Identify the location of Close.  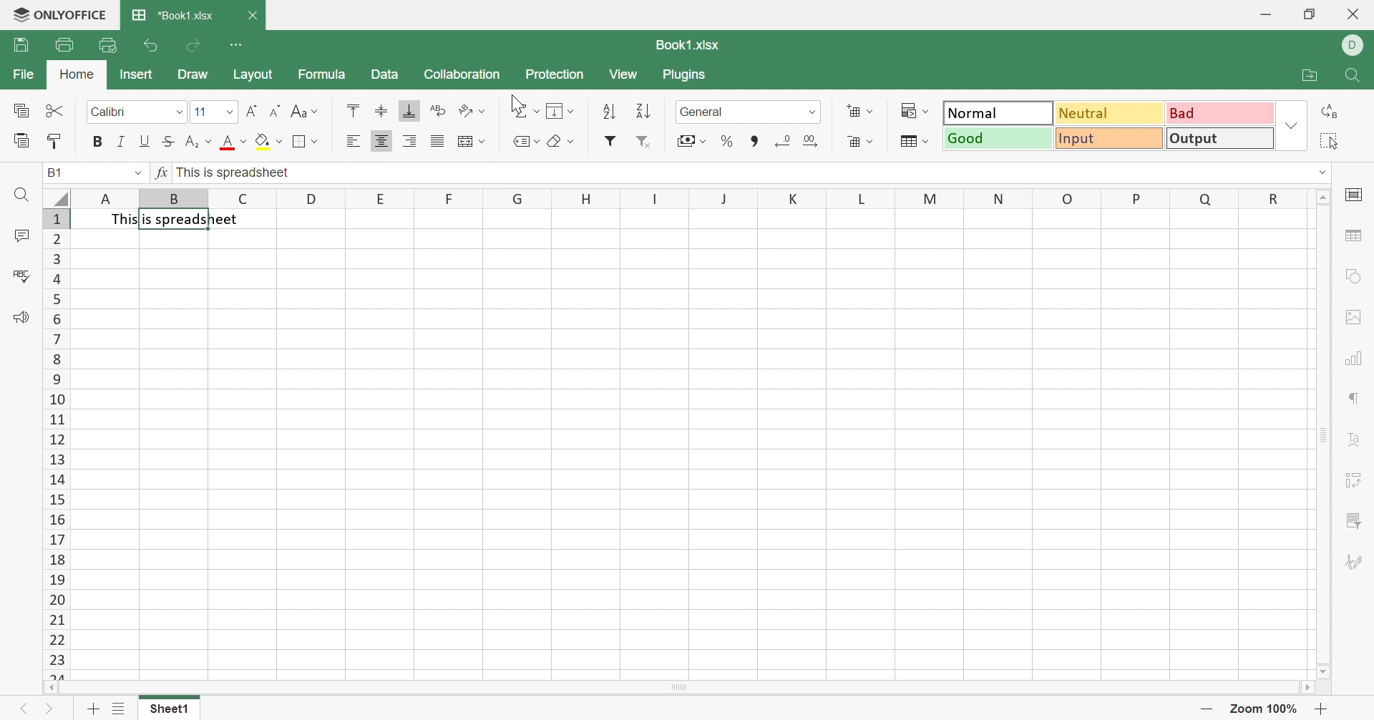
(254, 16).